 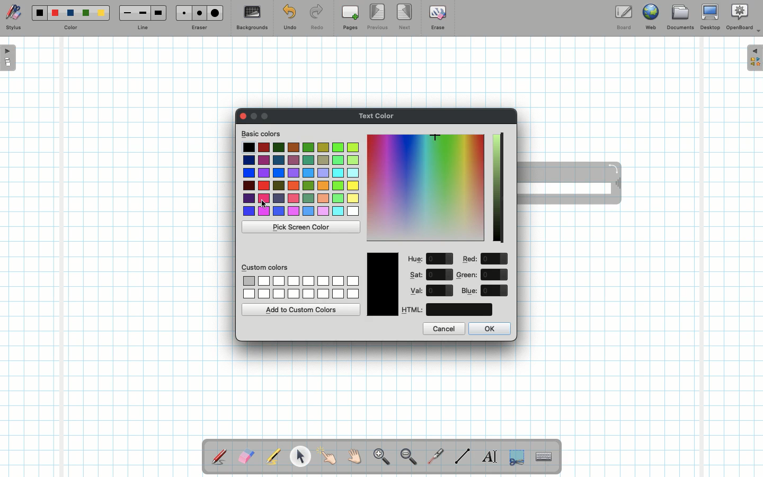 What do you see at coordinates (755, 58) in the screenshot?
I see `Expand` at bounding box center [755, 58].